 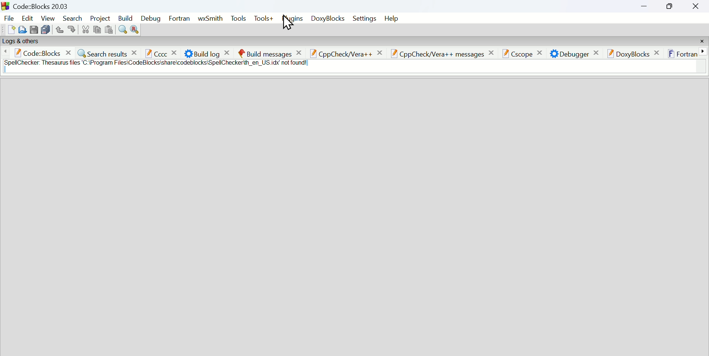 What do you see at coordinates (704, 51) in the screenshot?
I see `Move right` at bounding box center [704, 51].